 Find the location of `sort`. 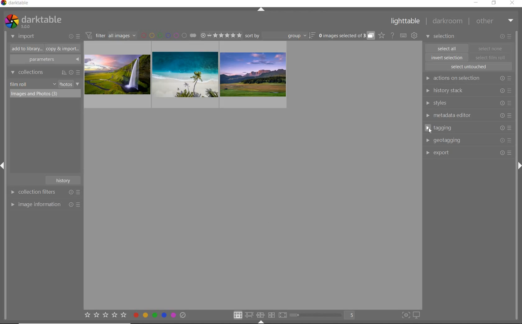

sort is located at coordinates (280, 36).